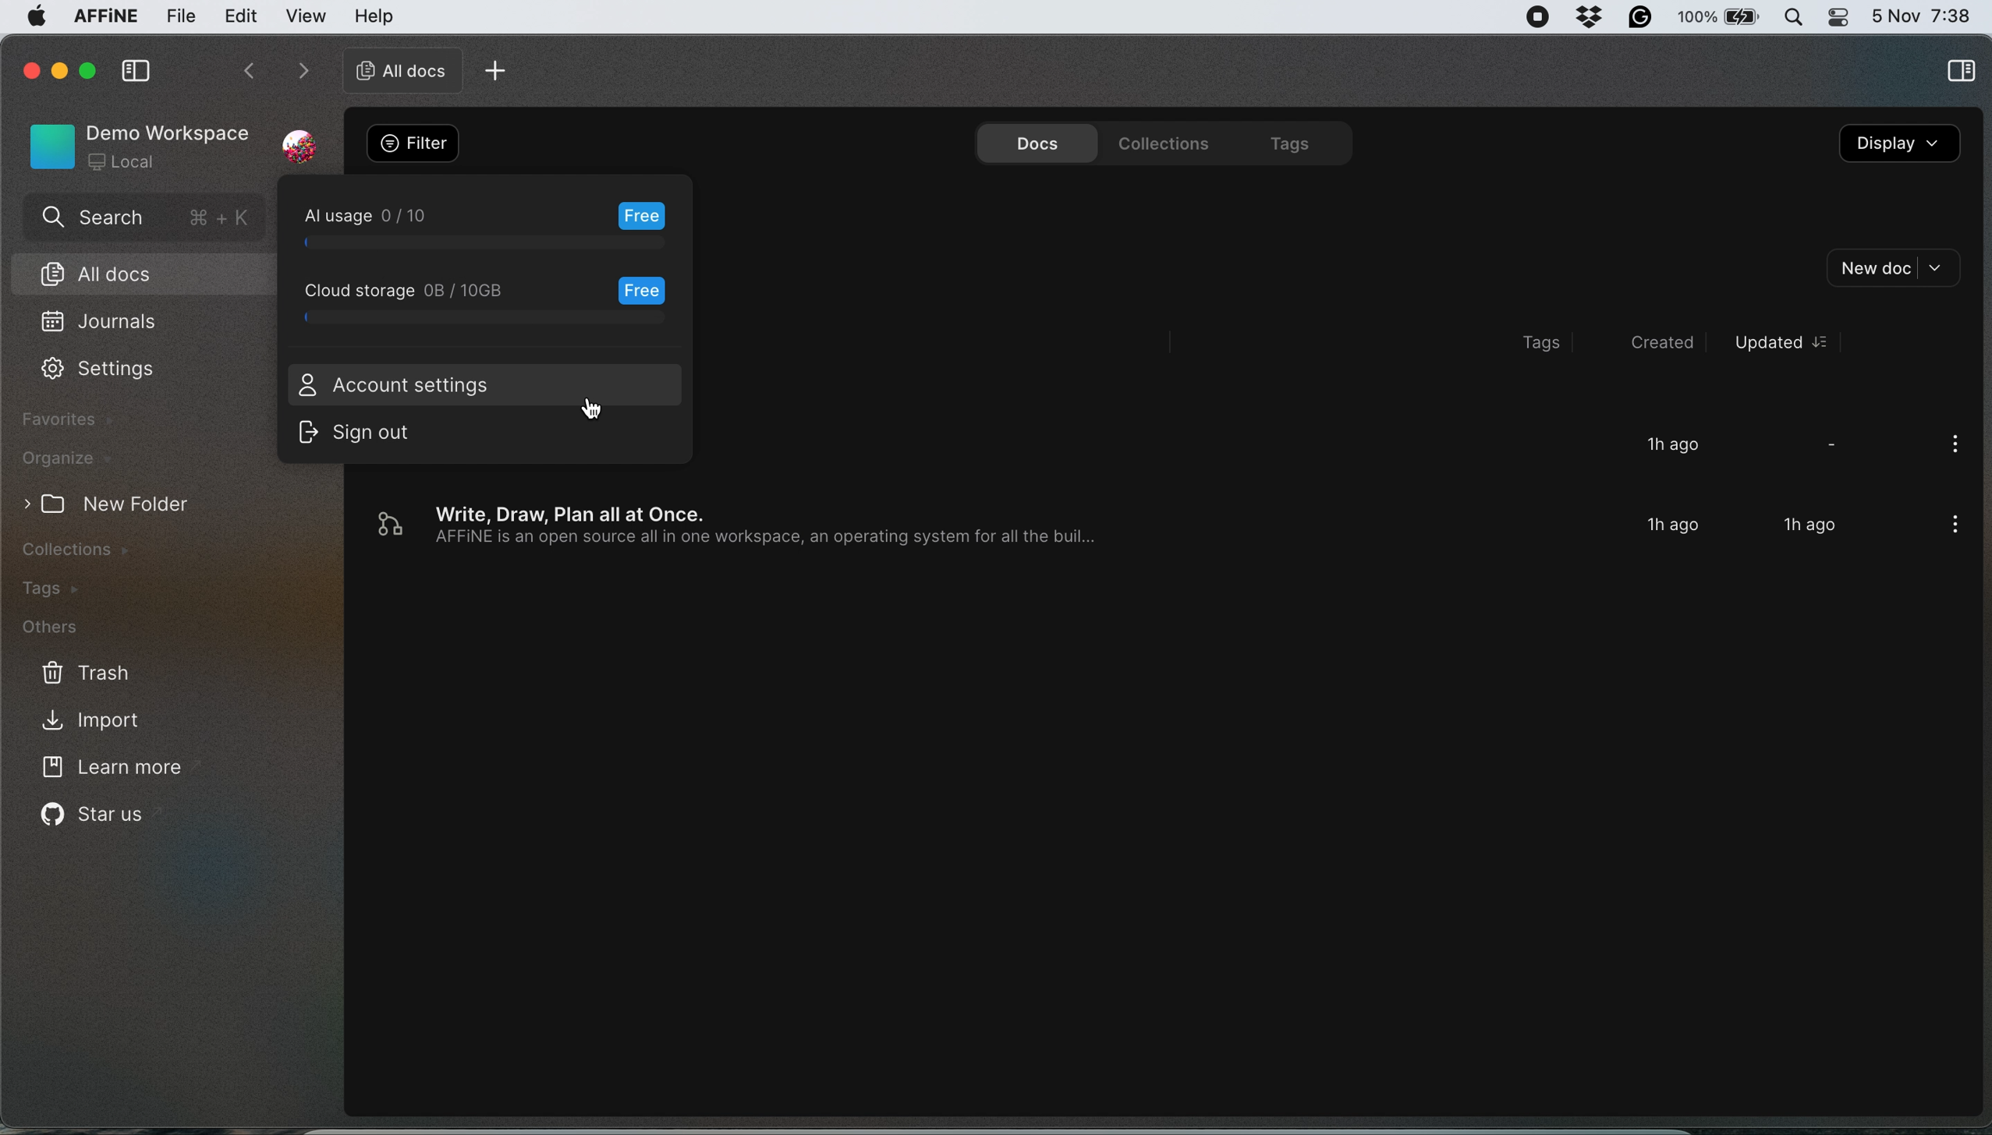  Describe the element at coordinates (83, 671) in the screenshot. I see `trash` at that location.